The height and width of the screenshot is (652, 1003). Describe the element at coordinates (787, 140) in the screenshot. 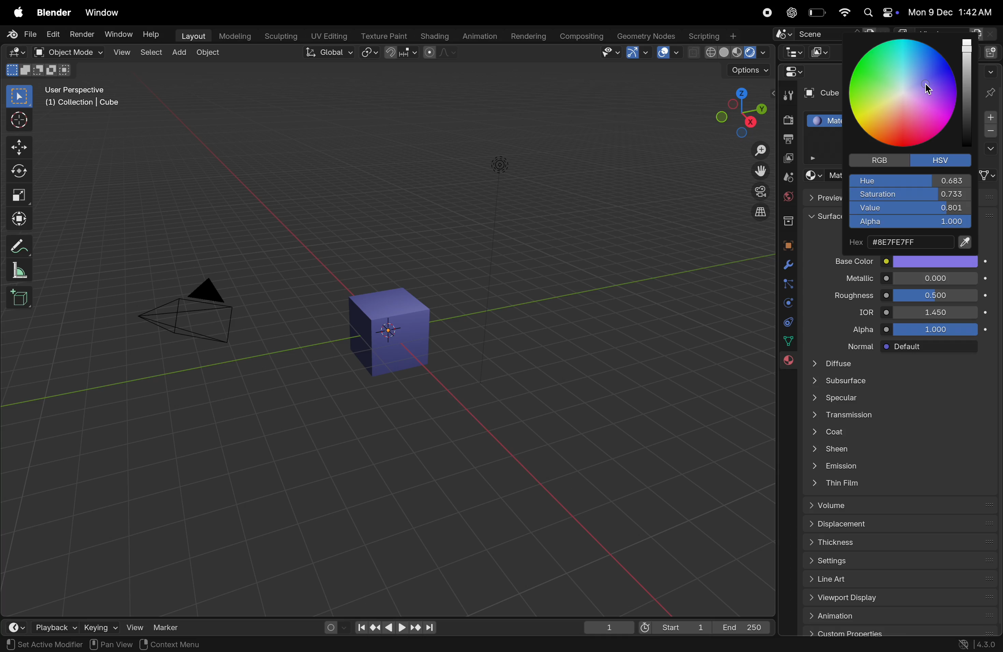

I see `output` at that location.